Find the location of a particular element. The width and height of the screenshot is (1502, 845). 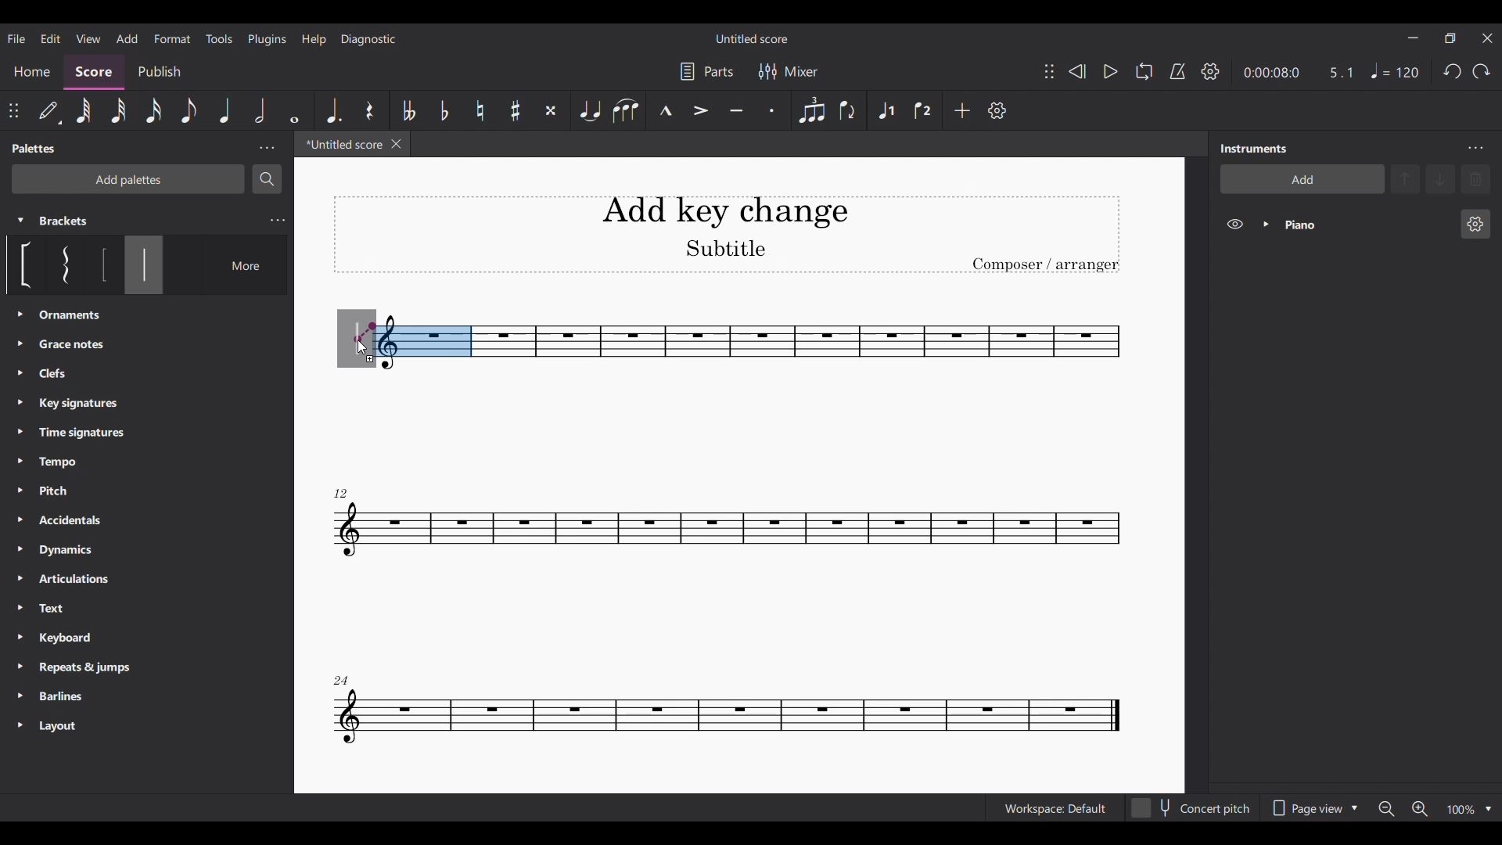

Mixer is located at coordinates (789, 72).